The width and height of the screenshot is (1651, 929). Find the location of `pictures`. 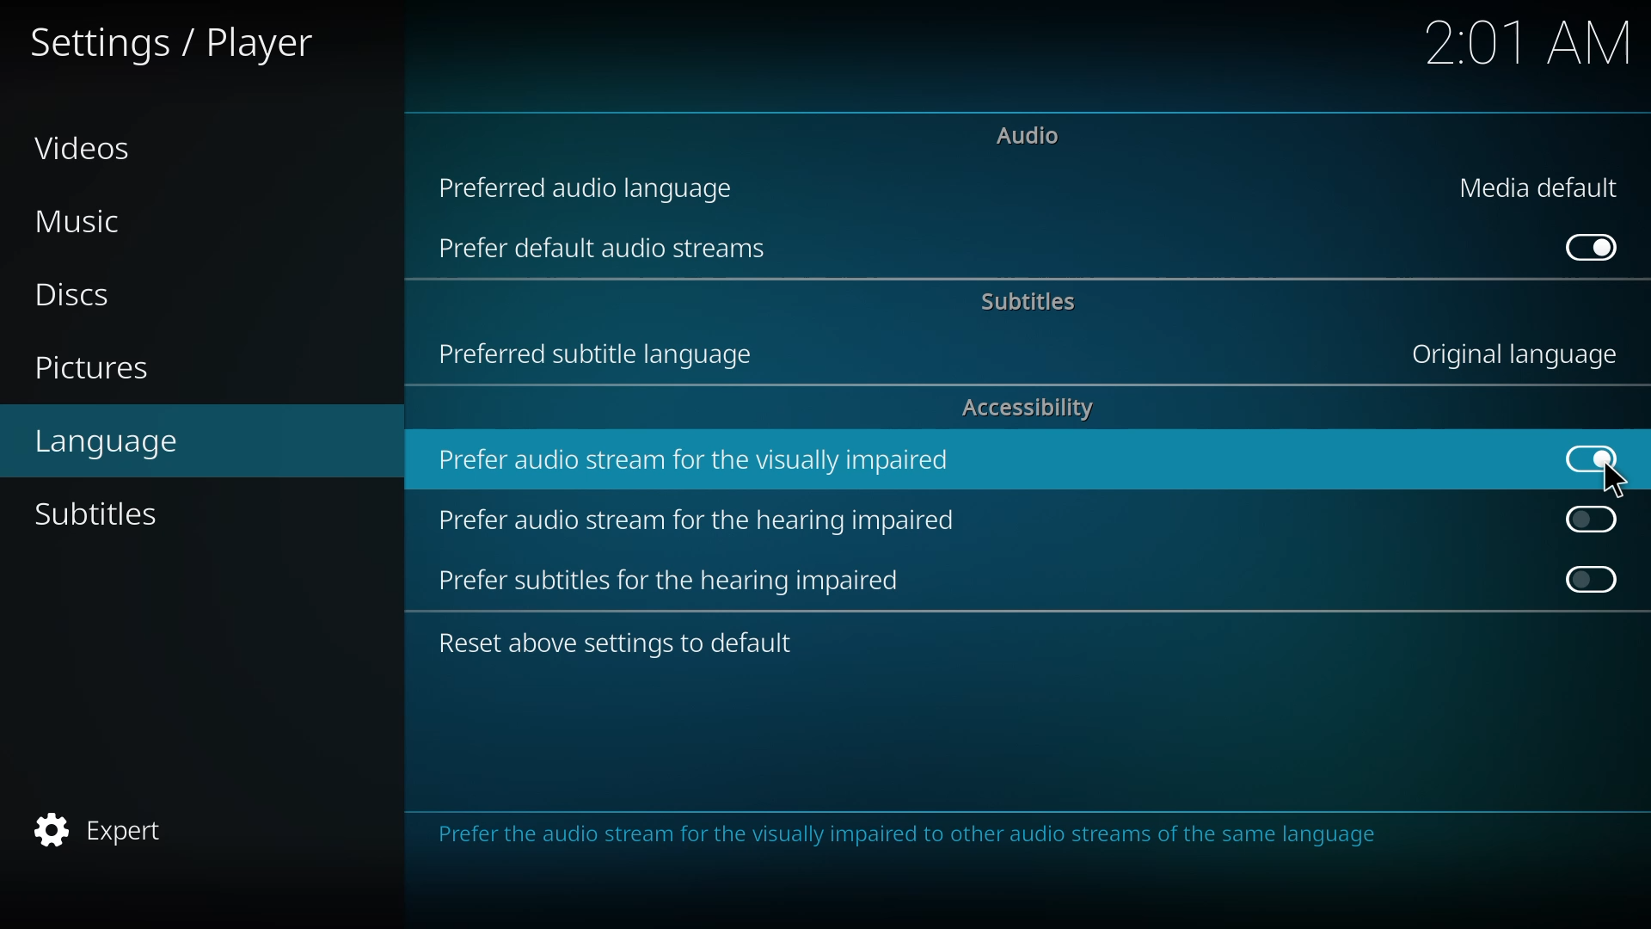

pictures is located at coordinates (93, 370).